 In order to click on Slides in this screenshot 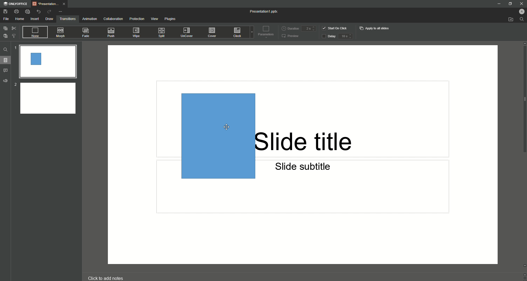, I will do `click(5, 60)`.